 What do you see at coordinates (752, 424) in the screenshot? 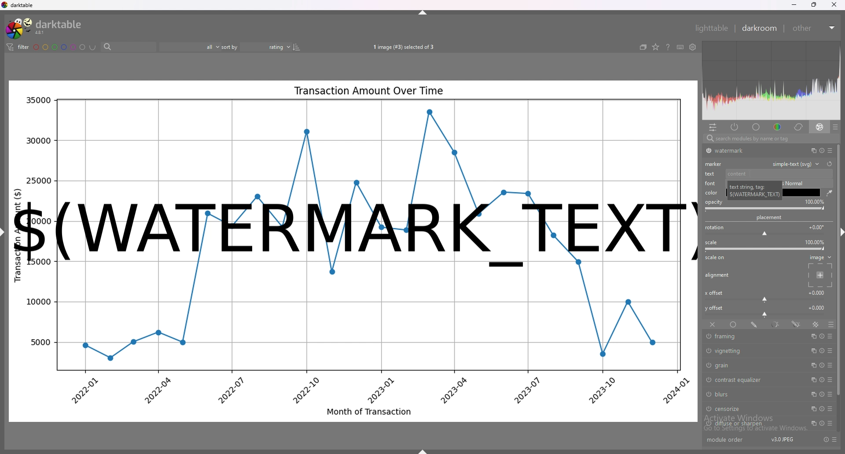
I see `diffuse or sharpen` at bounding box center [752, 424].